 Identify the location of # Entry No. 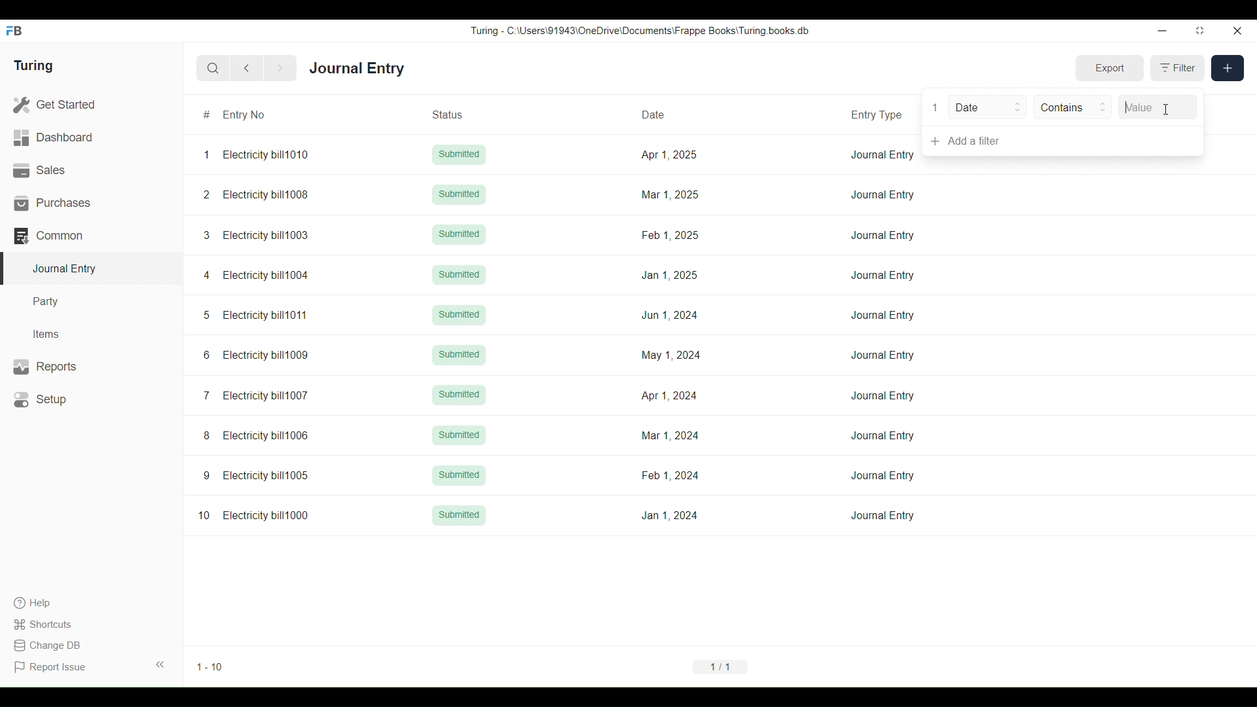
(261, 115).